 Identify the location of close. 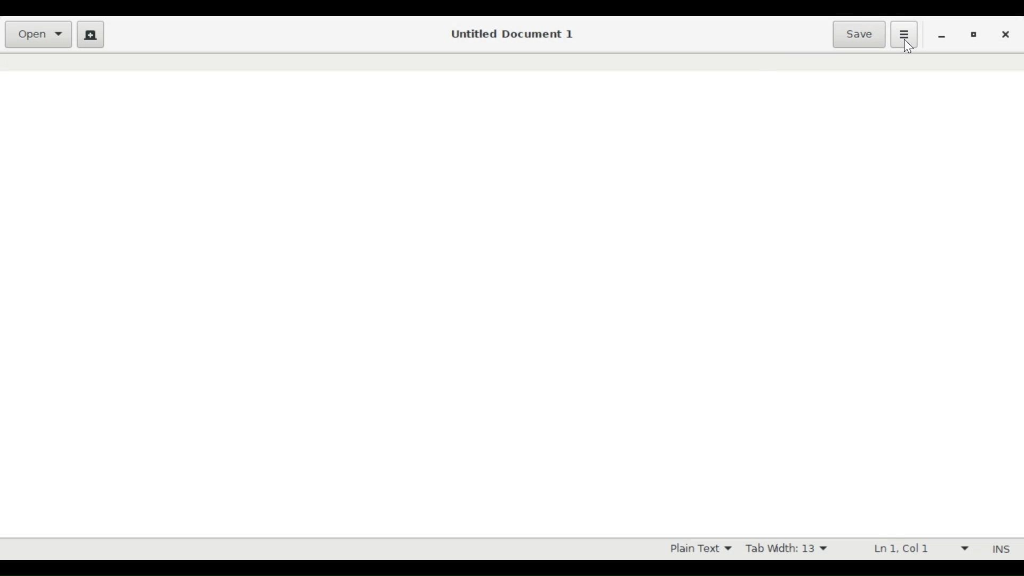
(1005, 35).